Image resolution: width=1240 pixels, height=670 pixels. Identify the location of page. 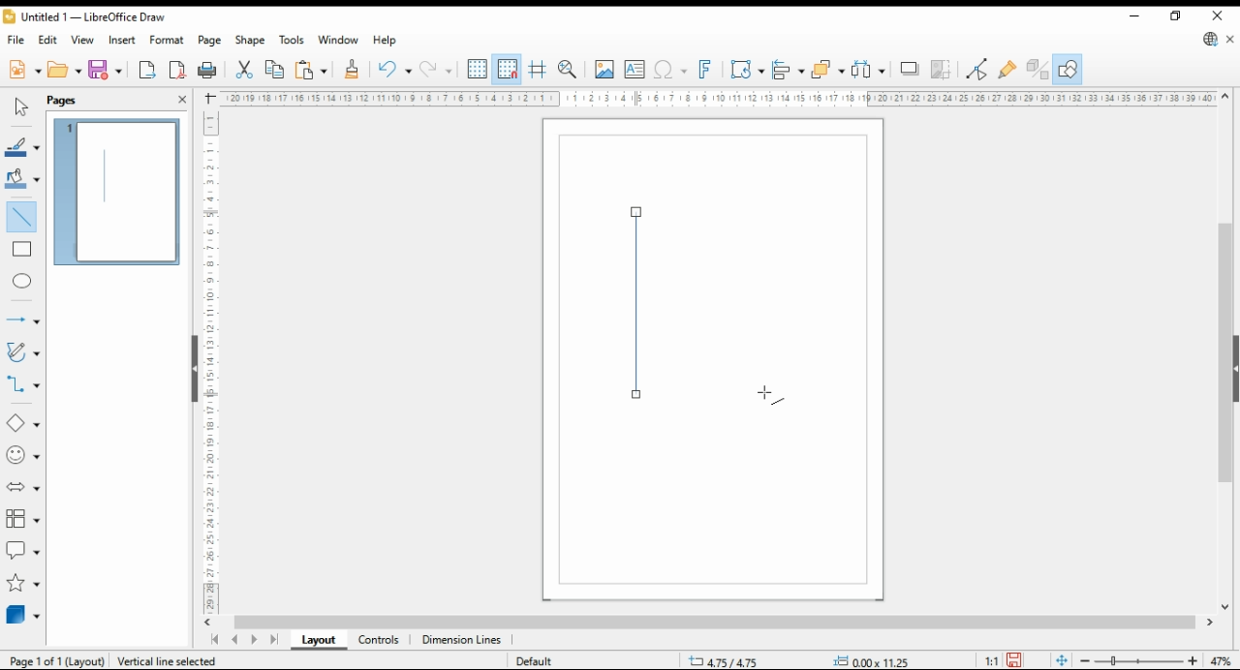
(211, 41).